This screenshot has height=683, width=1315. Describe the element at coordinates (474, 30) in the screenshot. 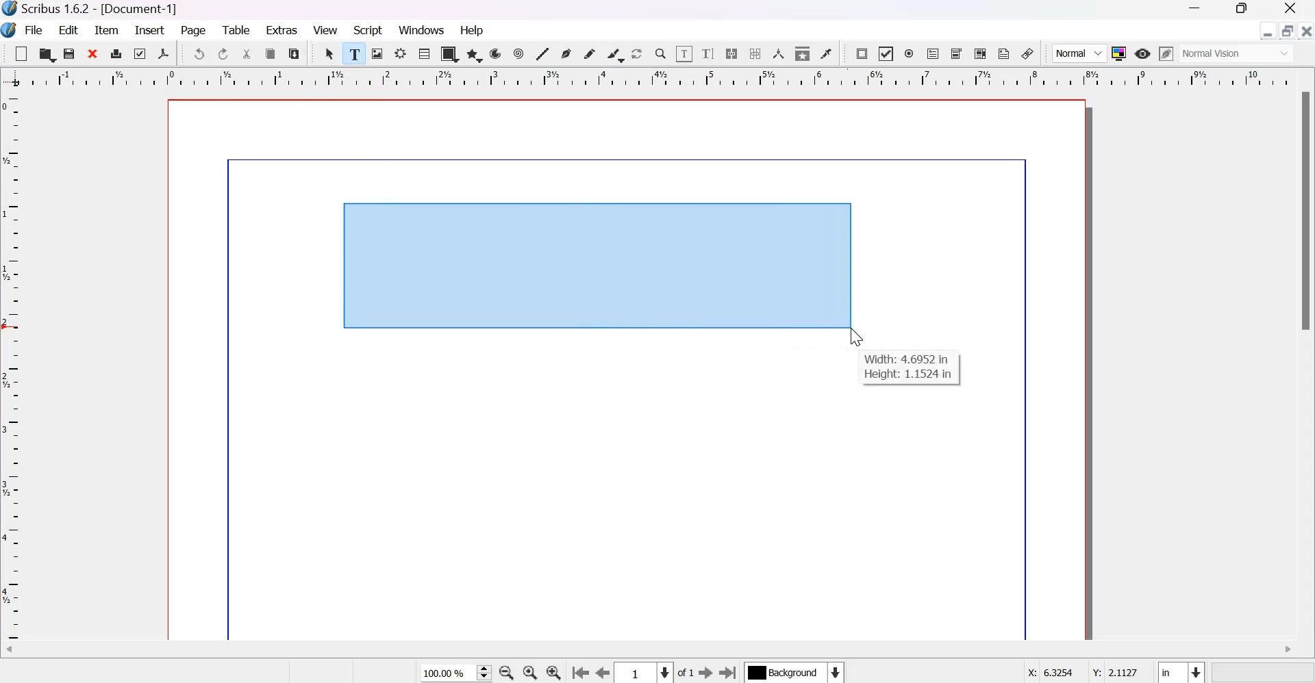

I see `Help` at that location.